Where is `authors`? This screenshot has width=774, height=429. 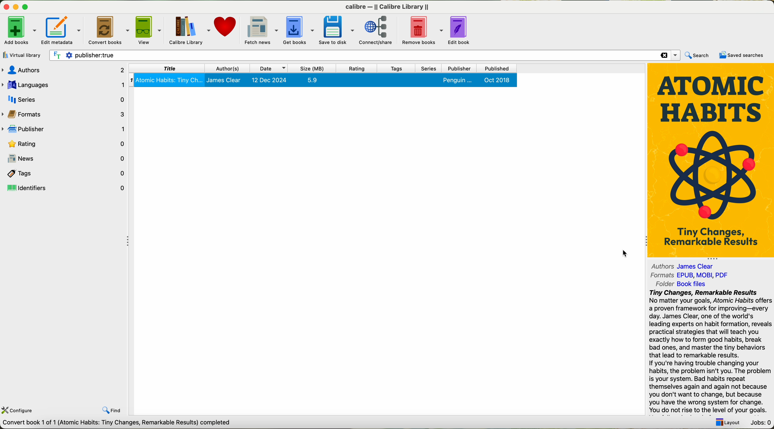 authors is located at coordinates (683, 266).